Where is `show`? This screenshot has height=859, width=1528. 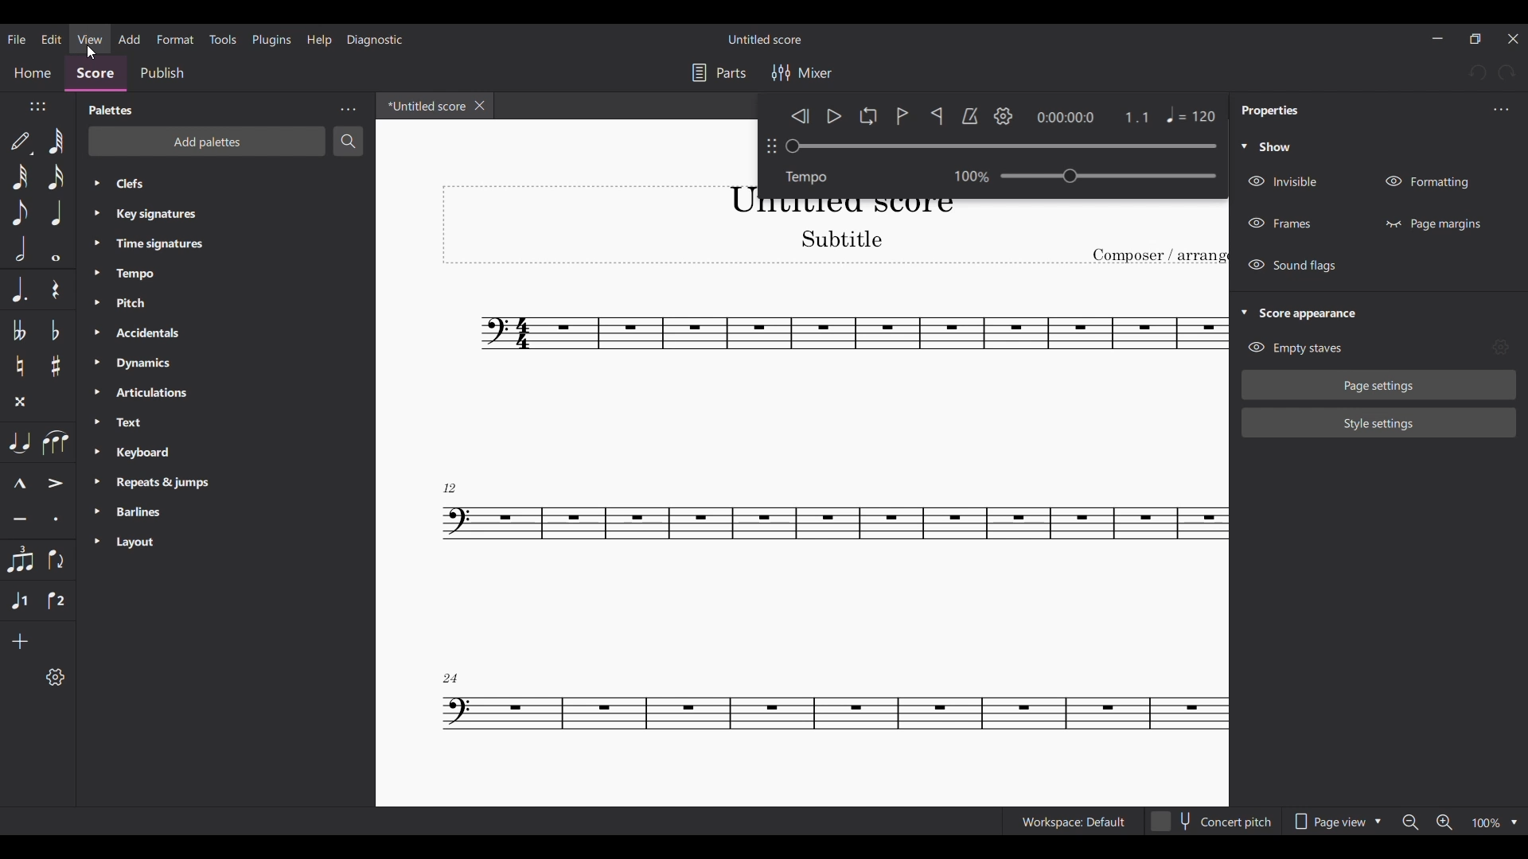 show is located at coordinates (1278, 147).